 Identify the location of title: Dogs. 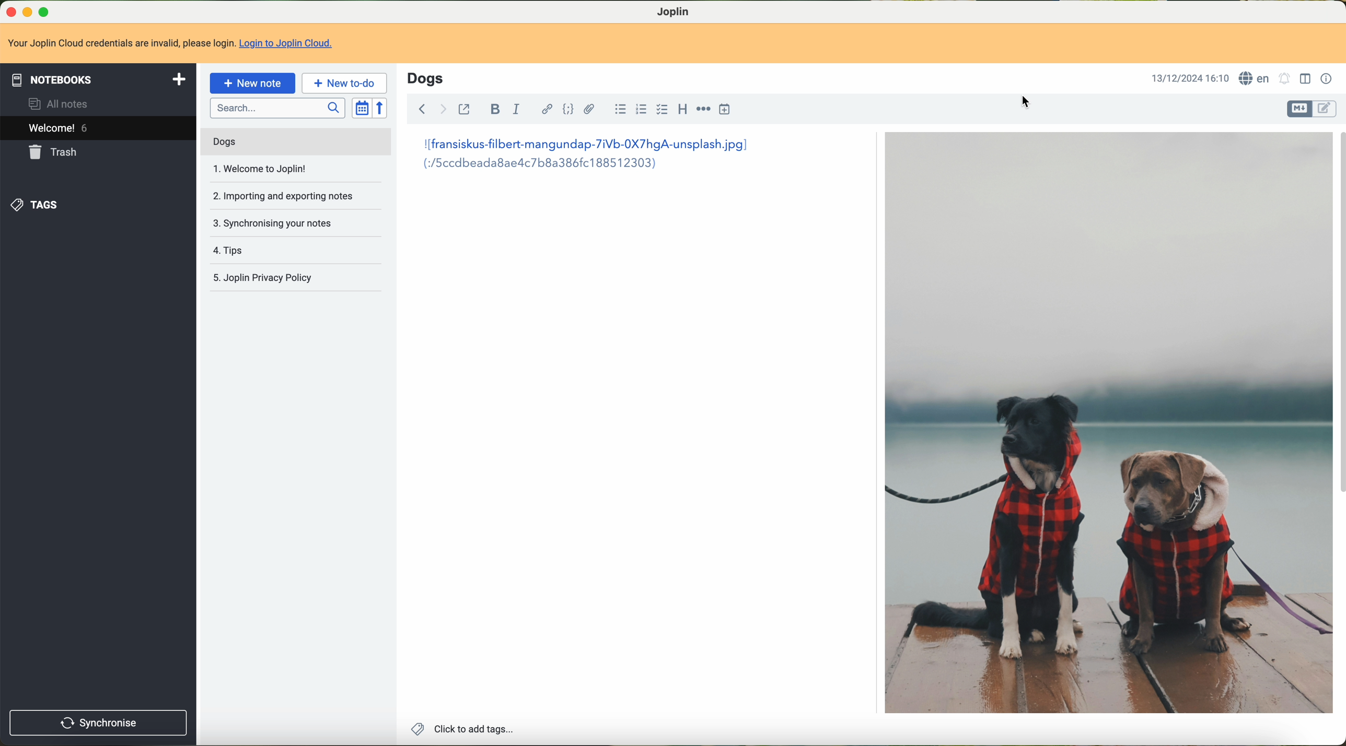
(425, 78).